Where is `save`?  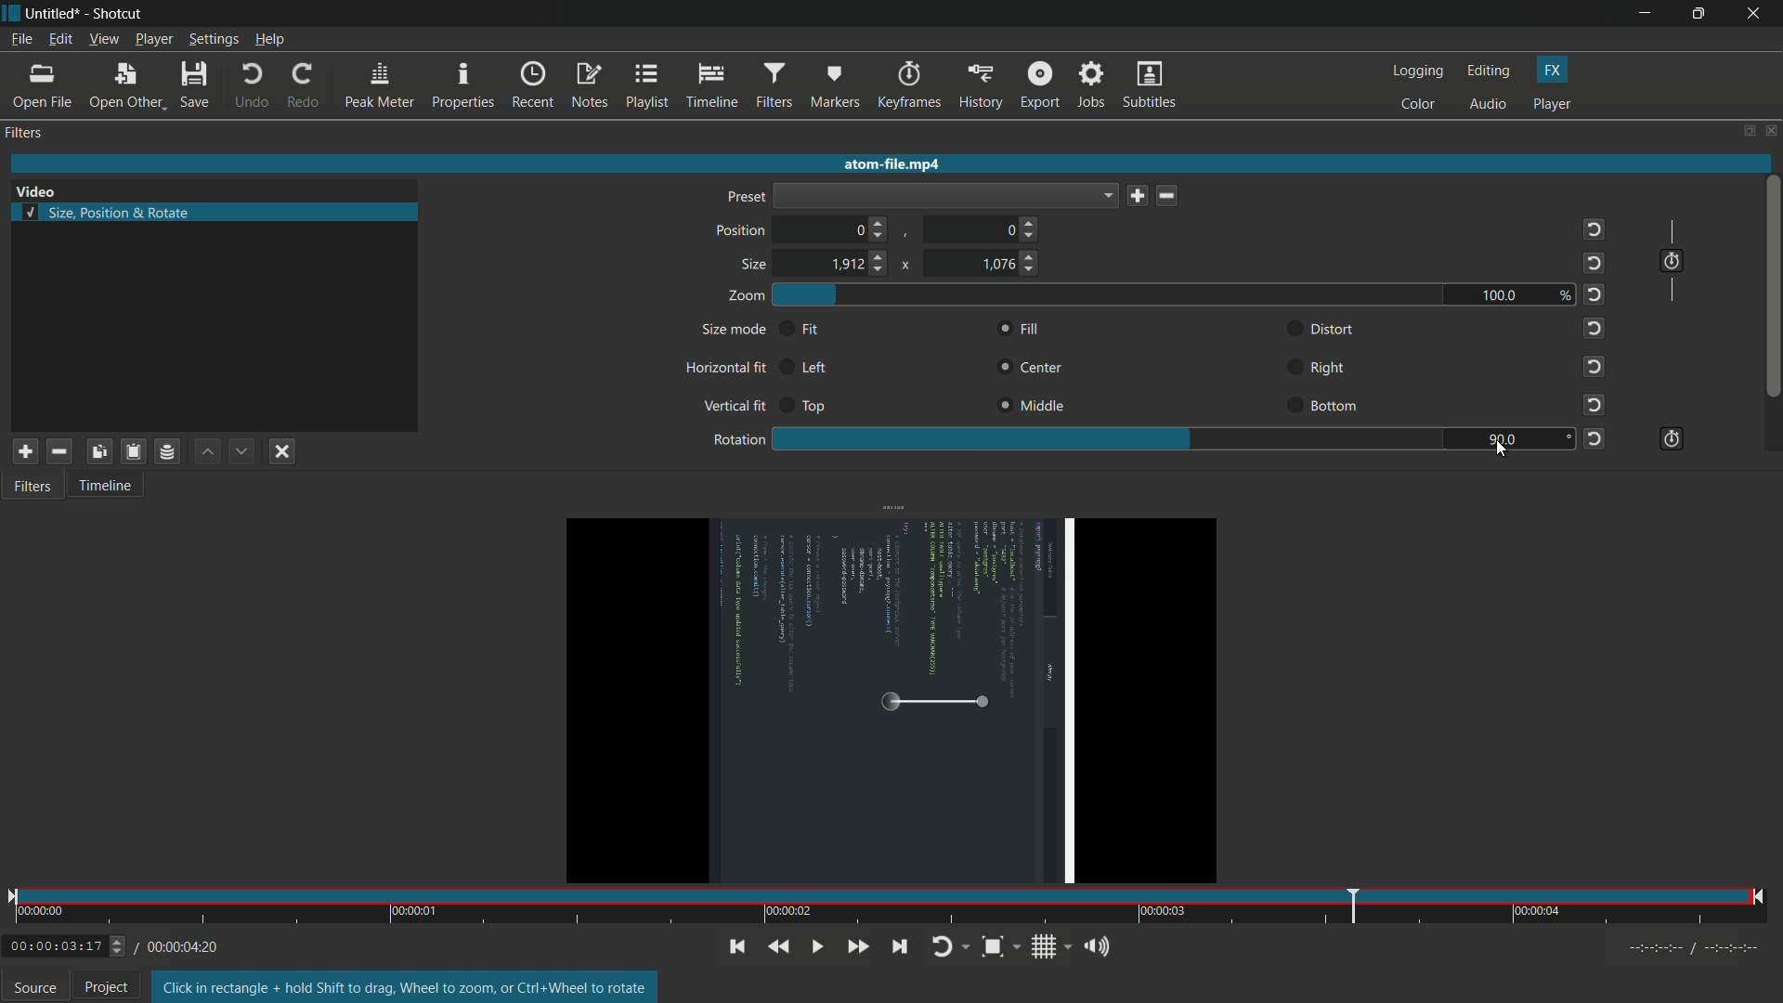 save is located at coordinates (193, 85).